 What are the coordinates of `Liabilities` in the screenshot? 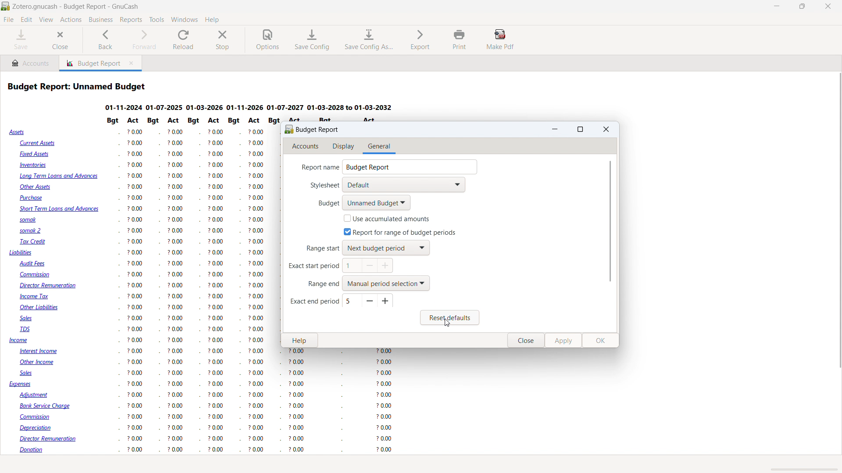 It's located at (21, 253).